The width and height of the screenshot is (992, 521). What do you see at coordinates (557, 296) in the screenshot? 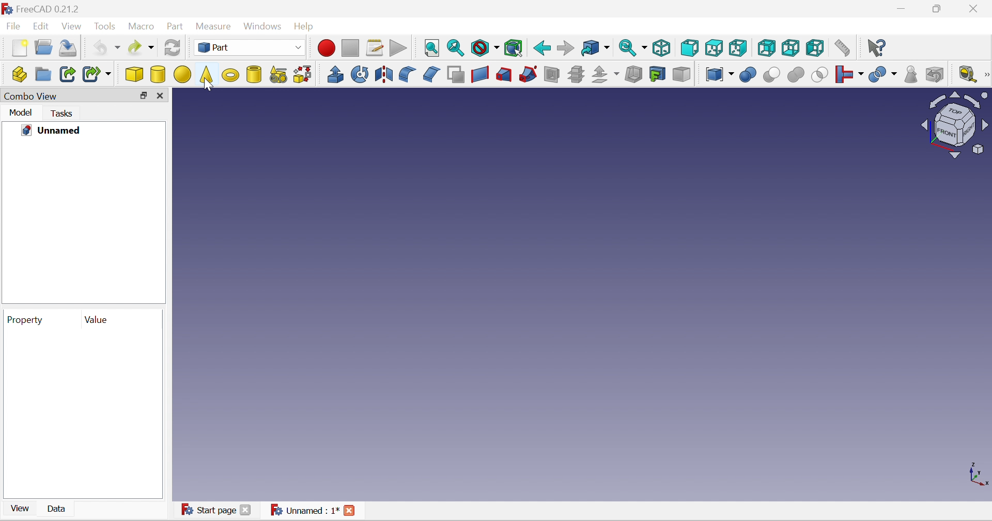
I see `canvas` at bounding box center [557, 296].